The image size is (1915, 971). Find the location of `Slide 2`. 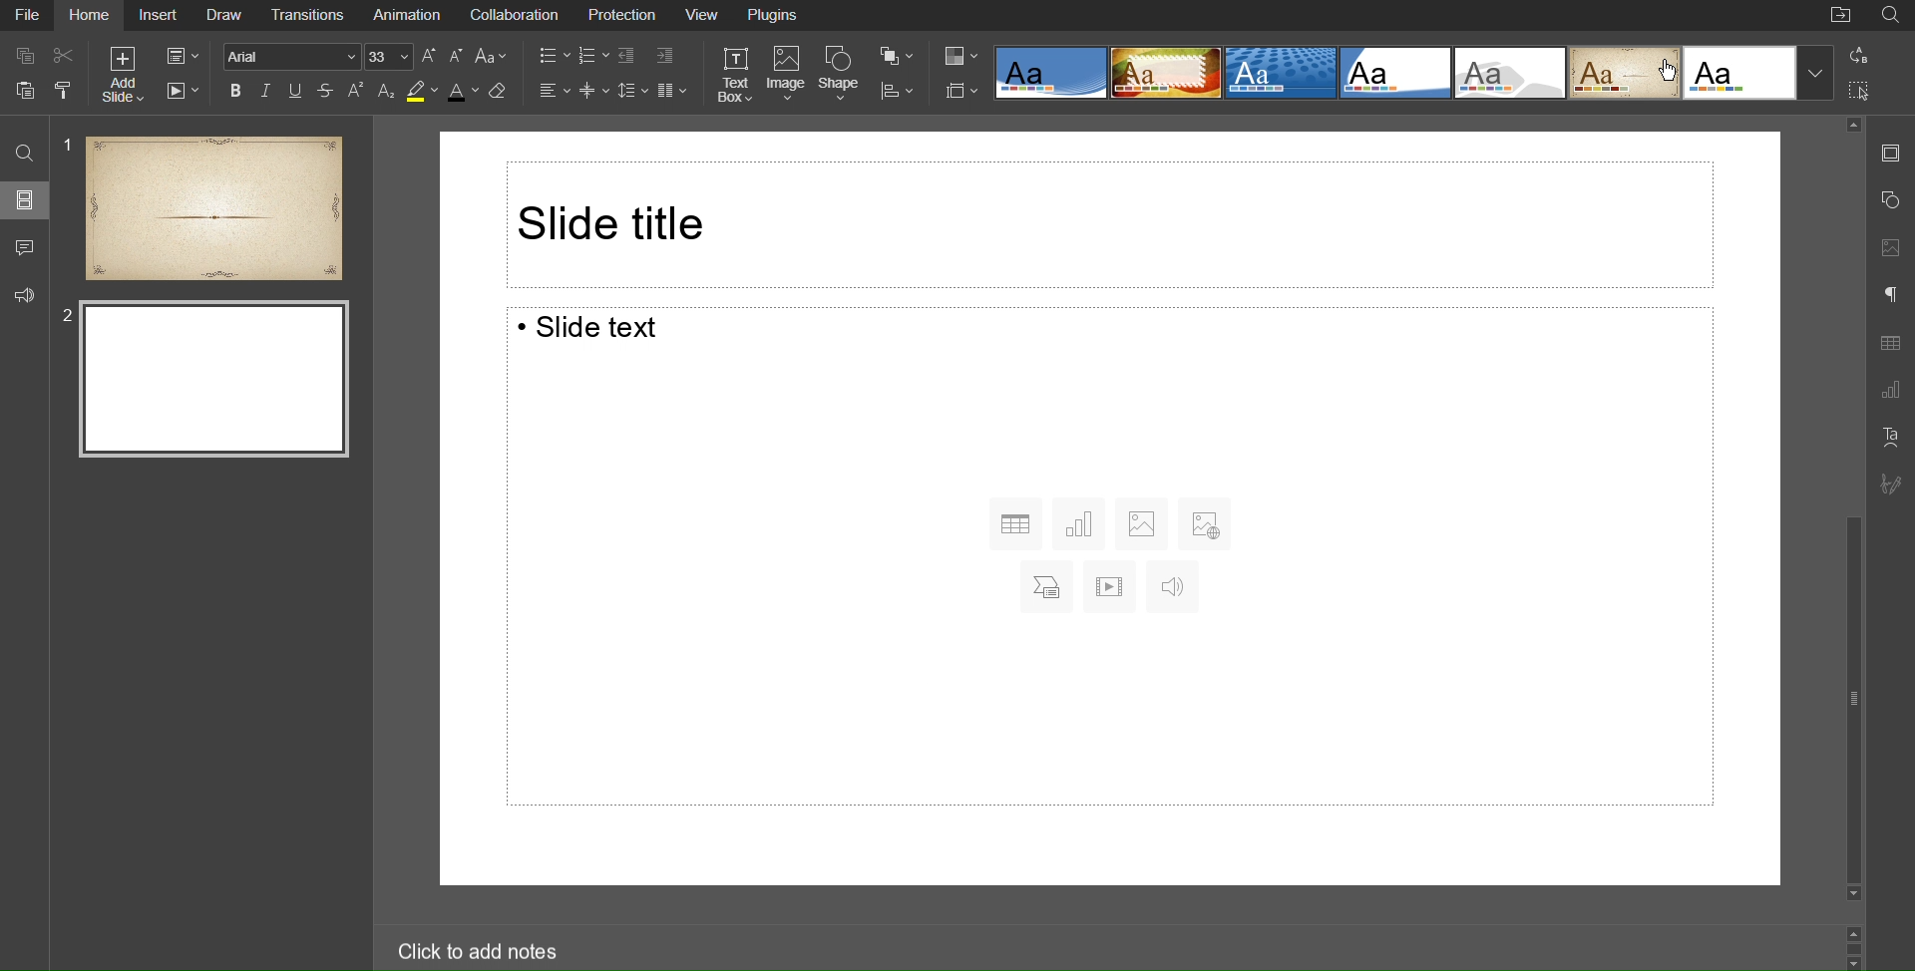

Slide 2 is located at coordinates (215, 380).